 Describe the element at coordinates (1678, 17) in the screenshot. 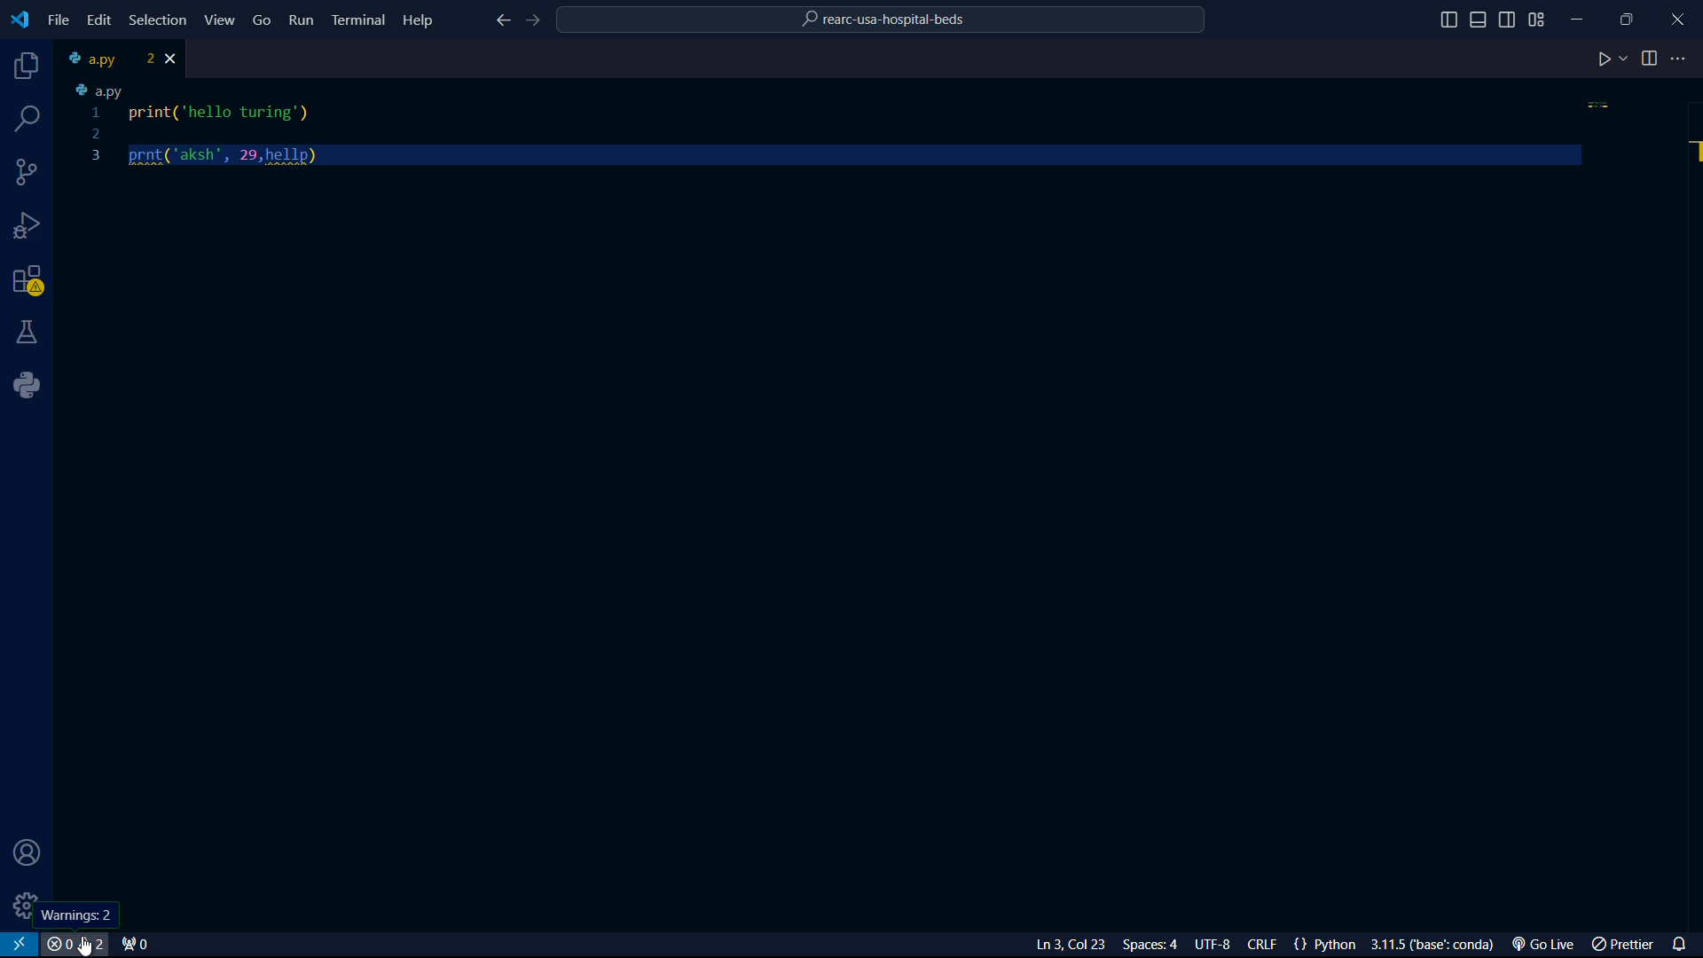

I see `close program` at that location.